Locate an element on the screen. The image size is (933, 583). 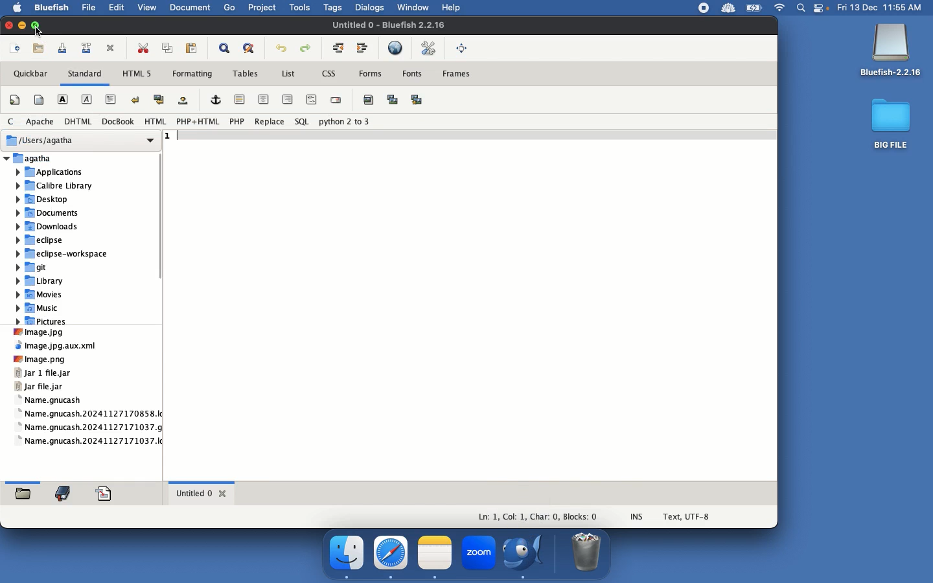
DocBook is located at coordinates (119, 122).